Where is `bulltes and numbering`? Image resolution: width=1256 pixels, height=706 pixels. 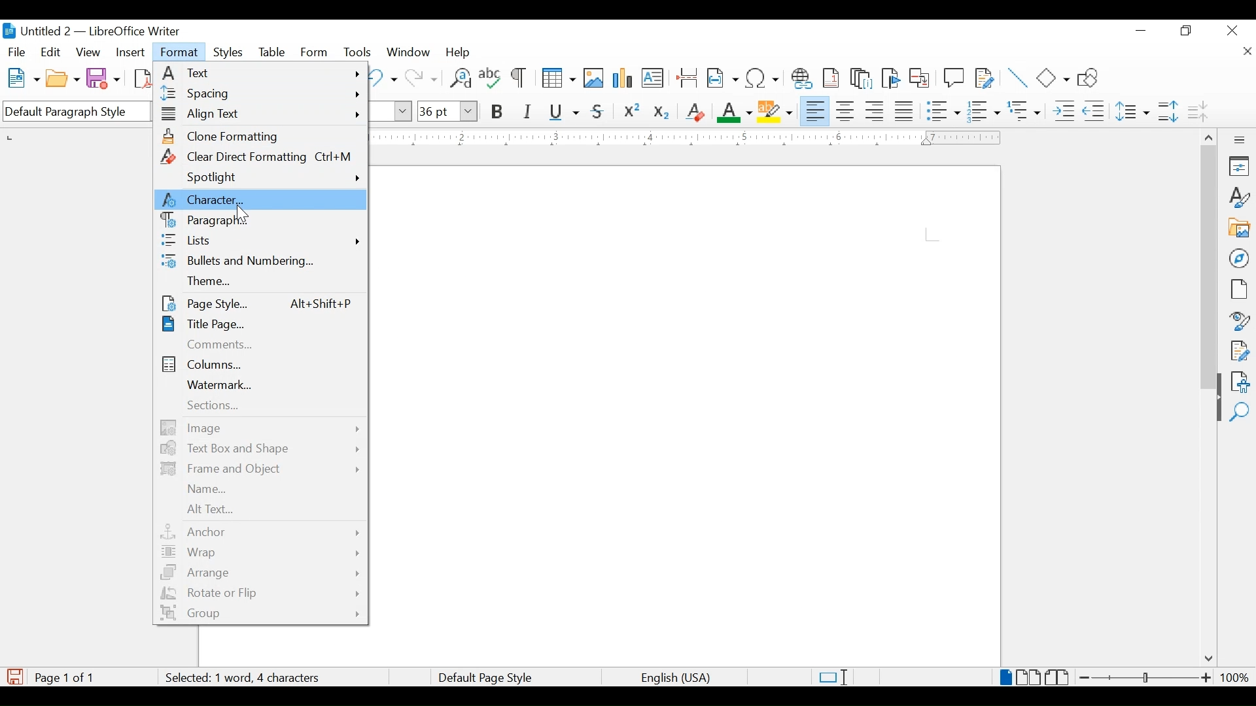 bulltes and numbering is located at coordinates (237, 261).